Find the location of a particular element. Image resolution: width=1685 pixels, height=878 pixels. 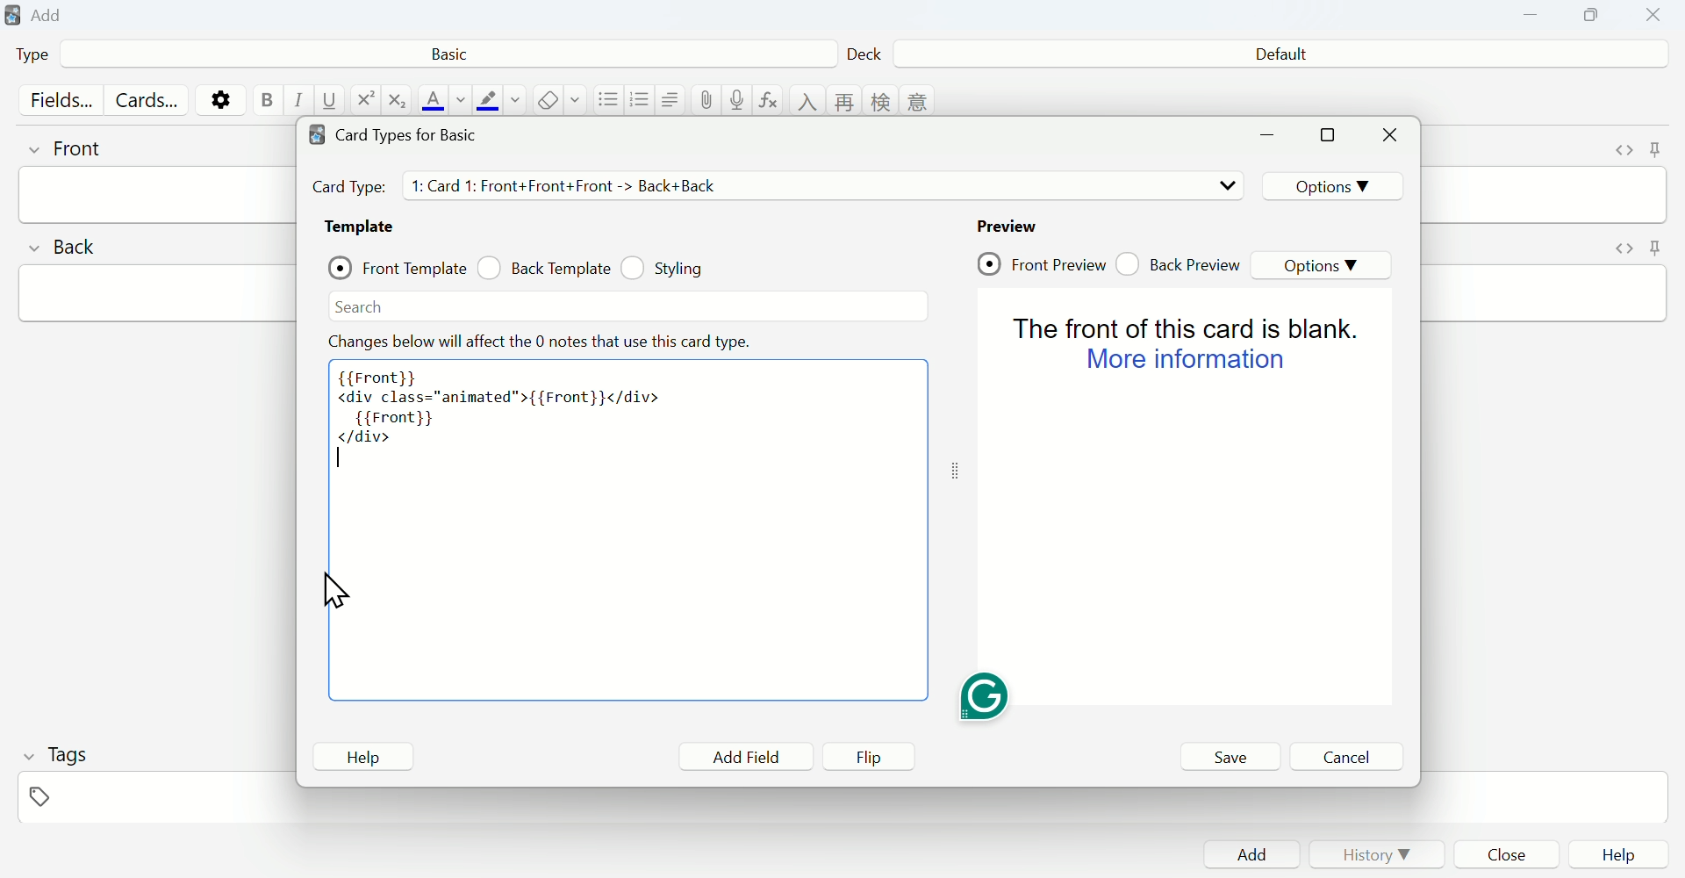

language is located at coordinates (842, 100).